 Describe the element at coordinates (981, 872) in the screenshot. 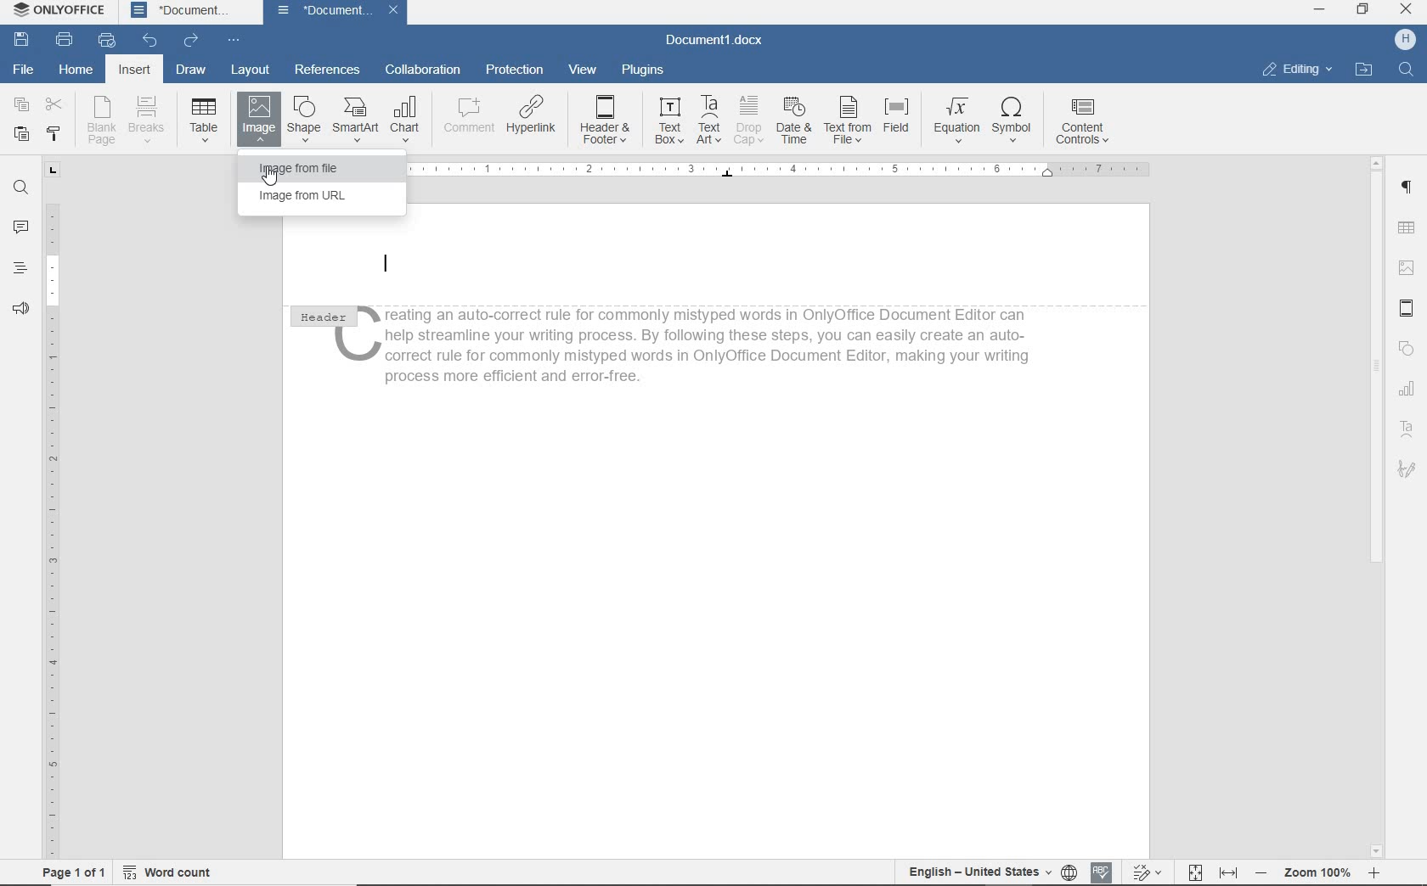

I see `English — United States + ({[)` at that location.